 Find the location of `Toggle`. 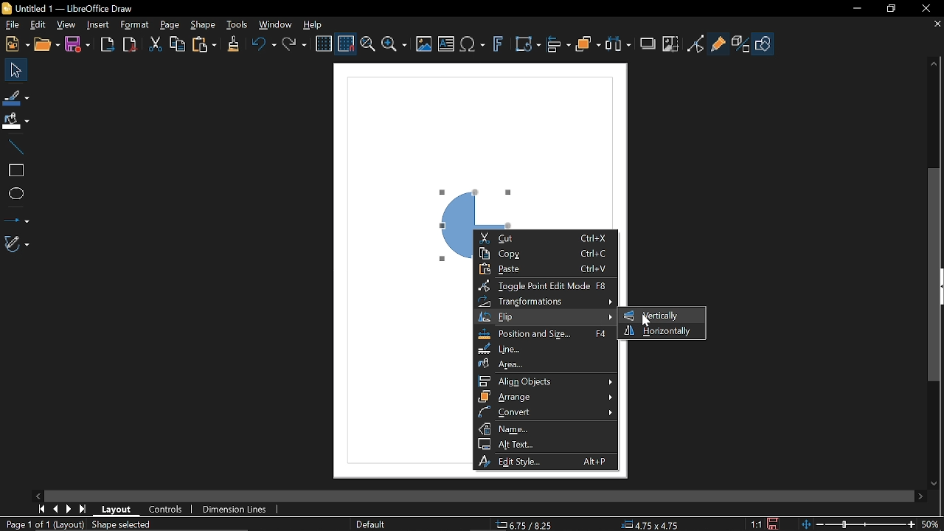

Toggle is located at coordinates (695, 44).